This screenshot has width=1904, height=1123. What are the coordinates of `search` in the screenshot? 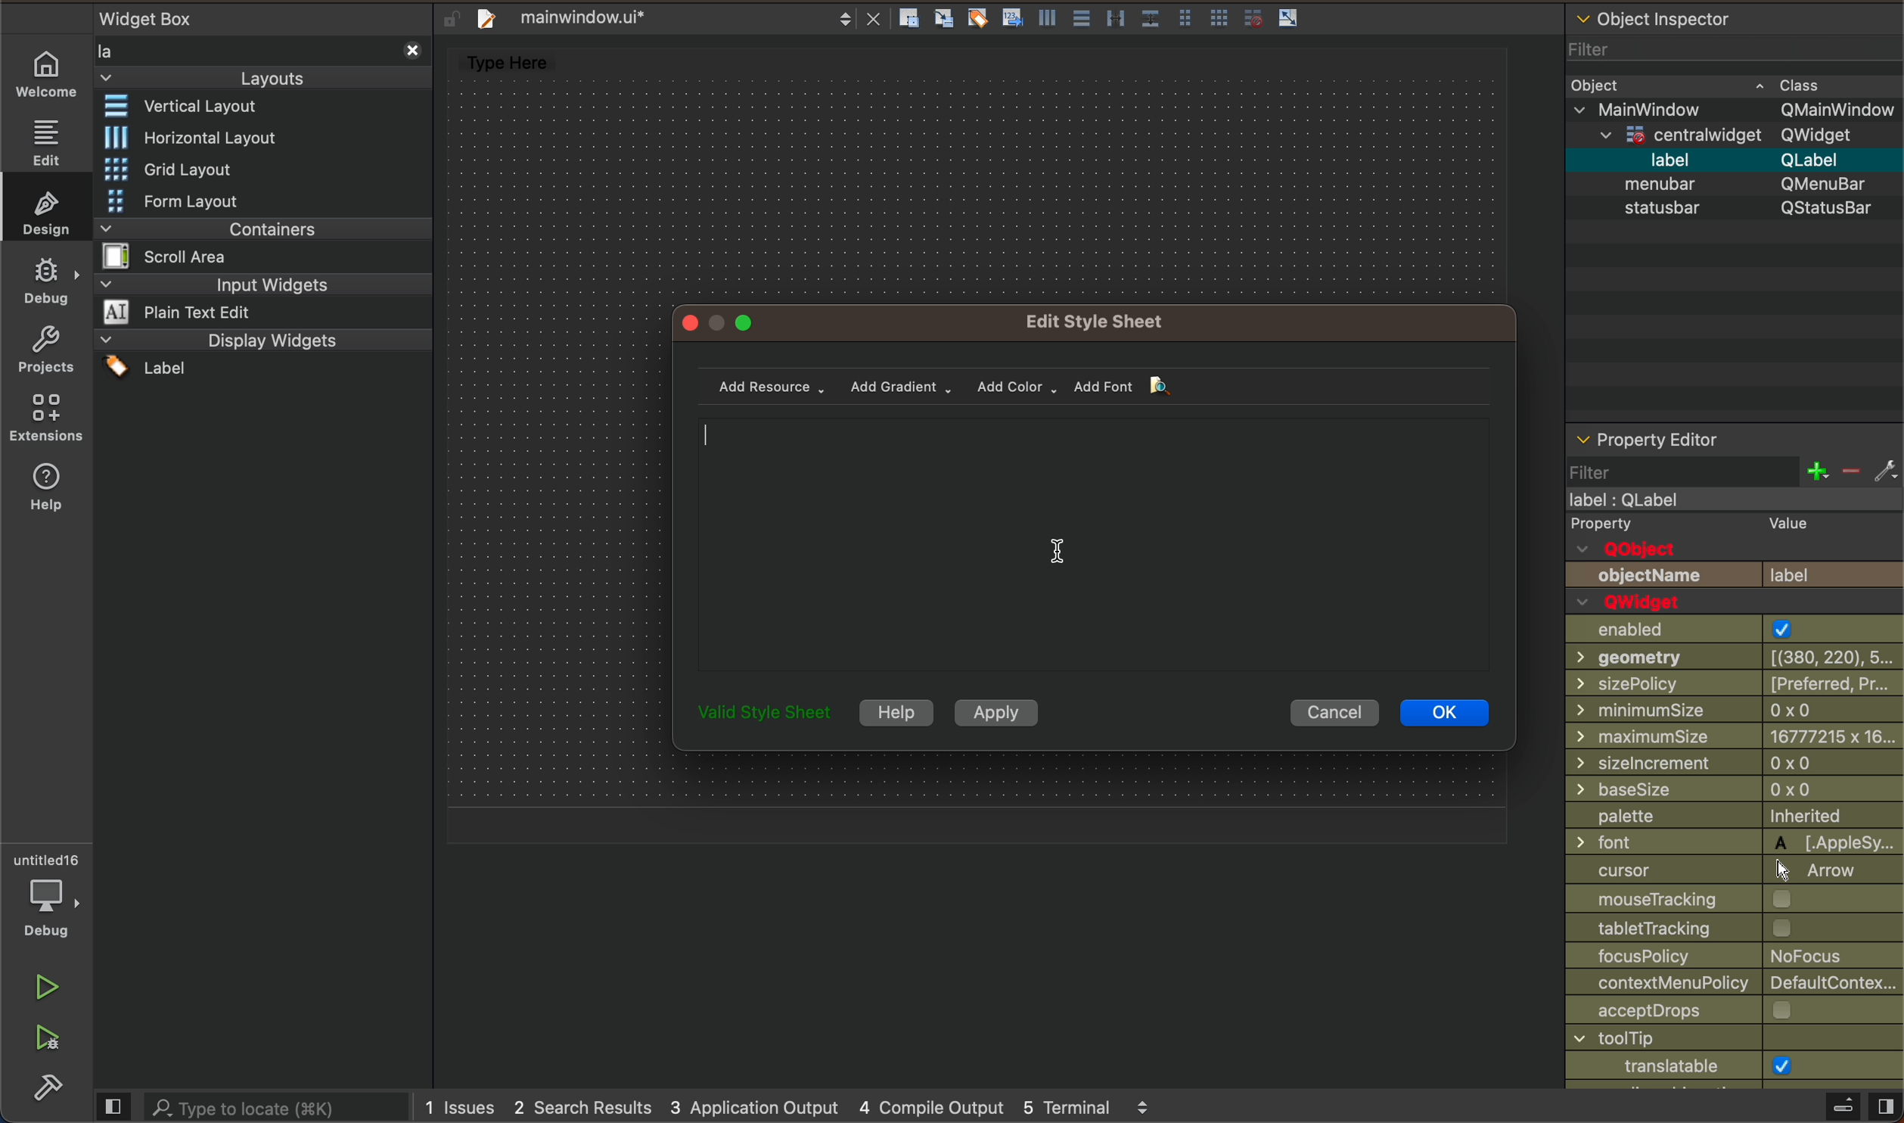 It's located at (255, 1106).